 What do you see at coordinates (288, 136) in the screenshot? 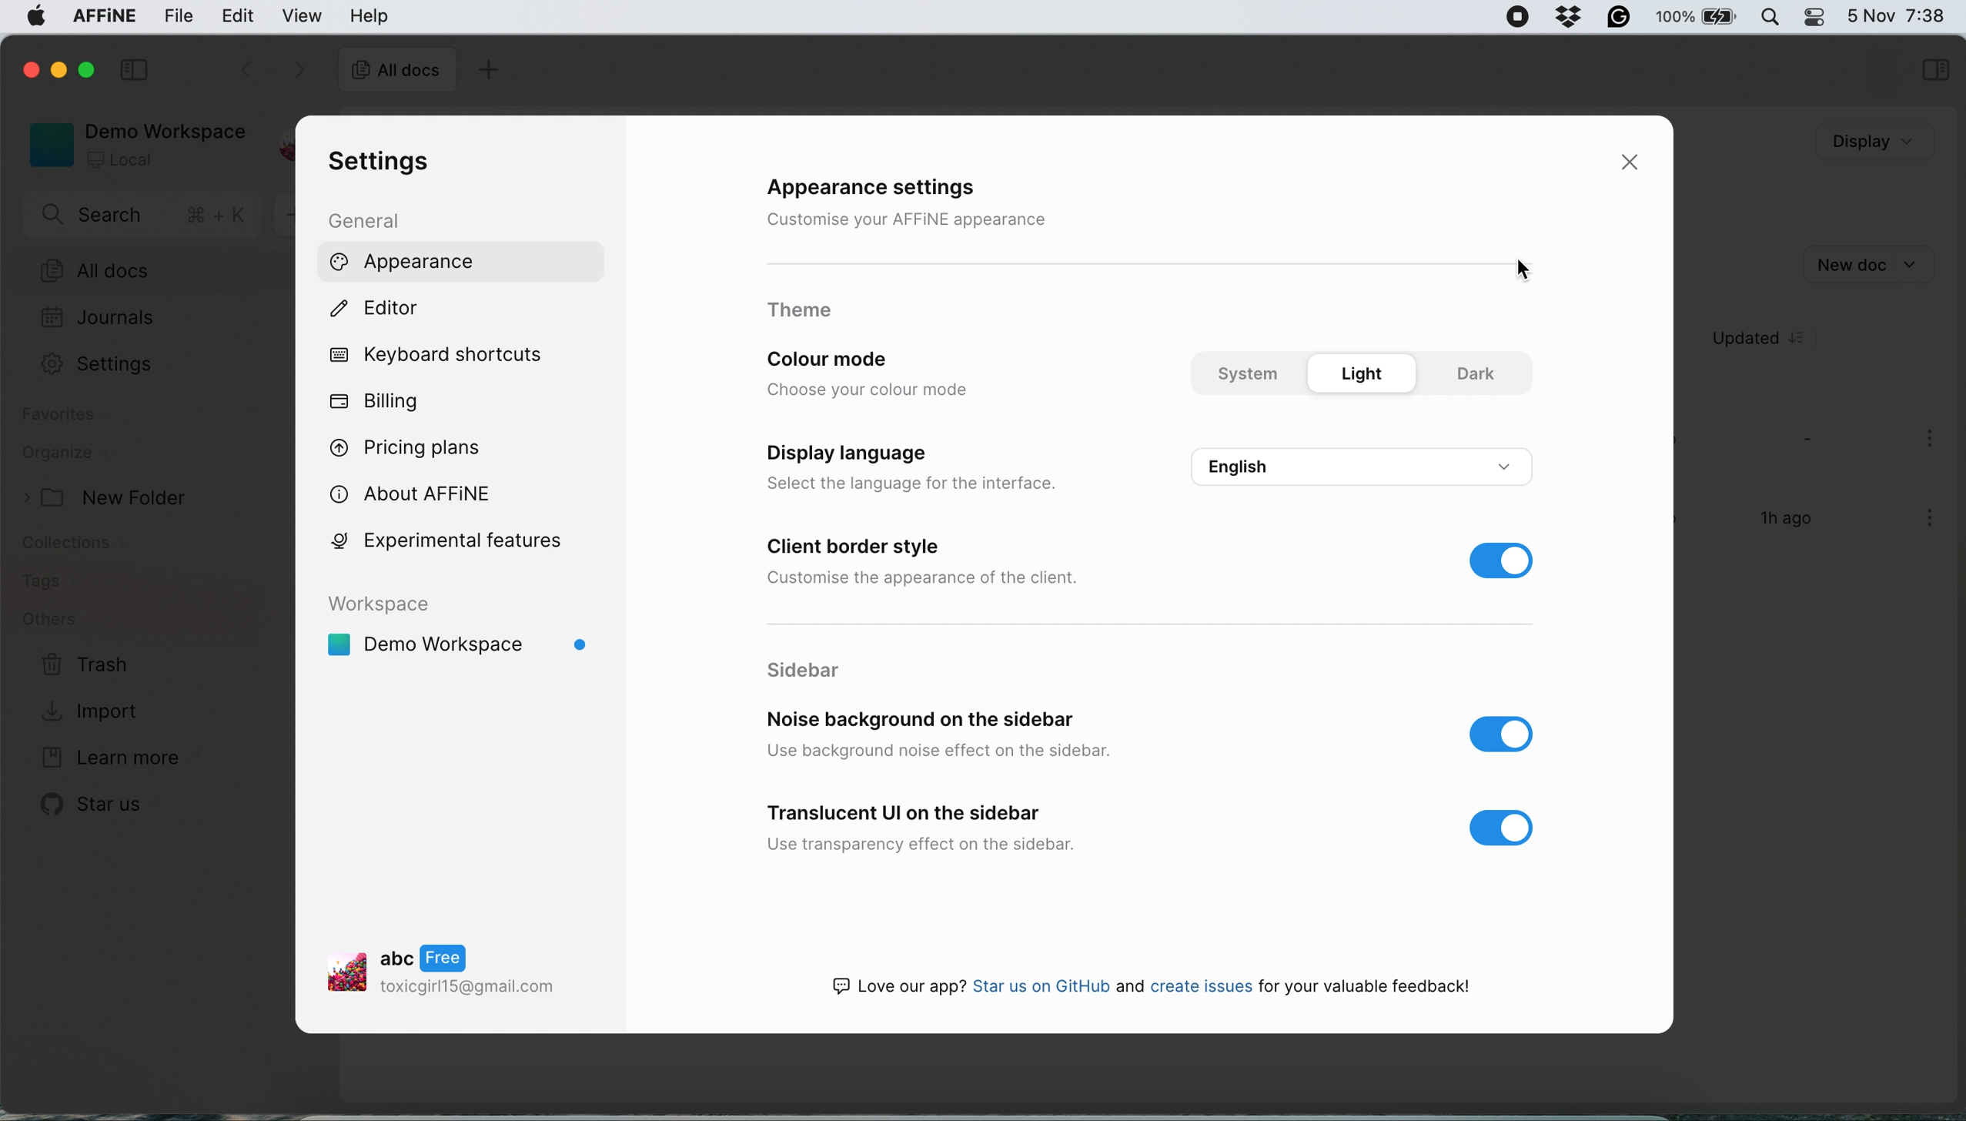
I see `profile` at bounding box center [288, 136].